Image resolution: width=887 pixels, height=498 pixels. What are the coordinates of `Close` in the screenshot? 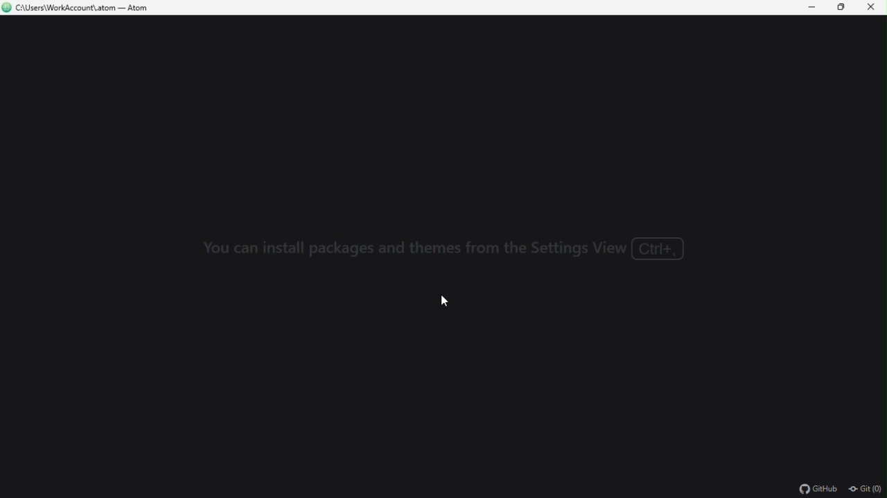 It's located at (874, 8).